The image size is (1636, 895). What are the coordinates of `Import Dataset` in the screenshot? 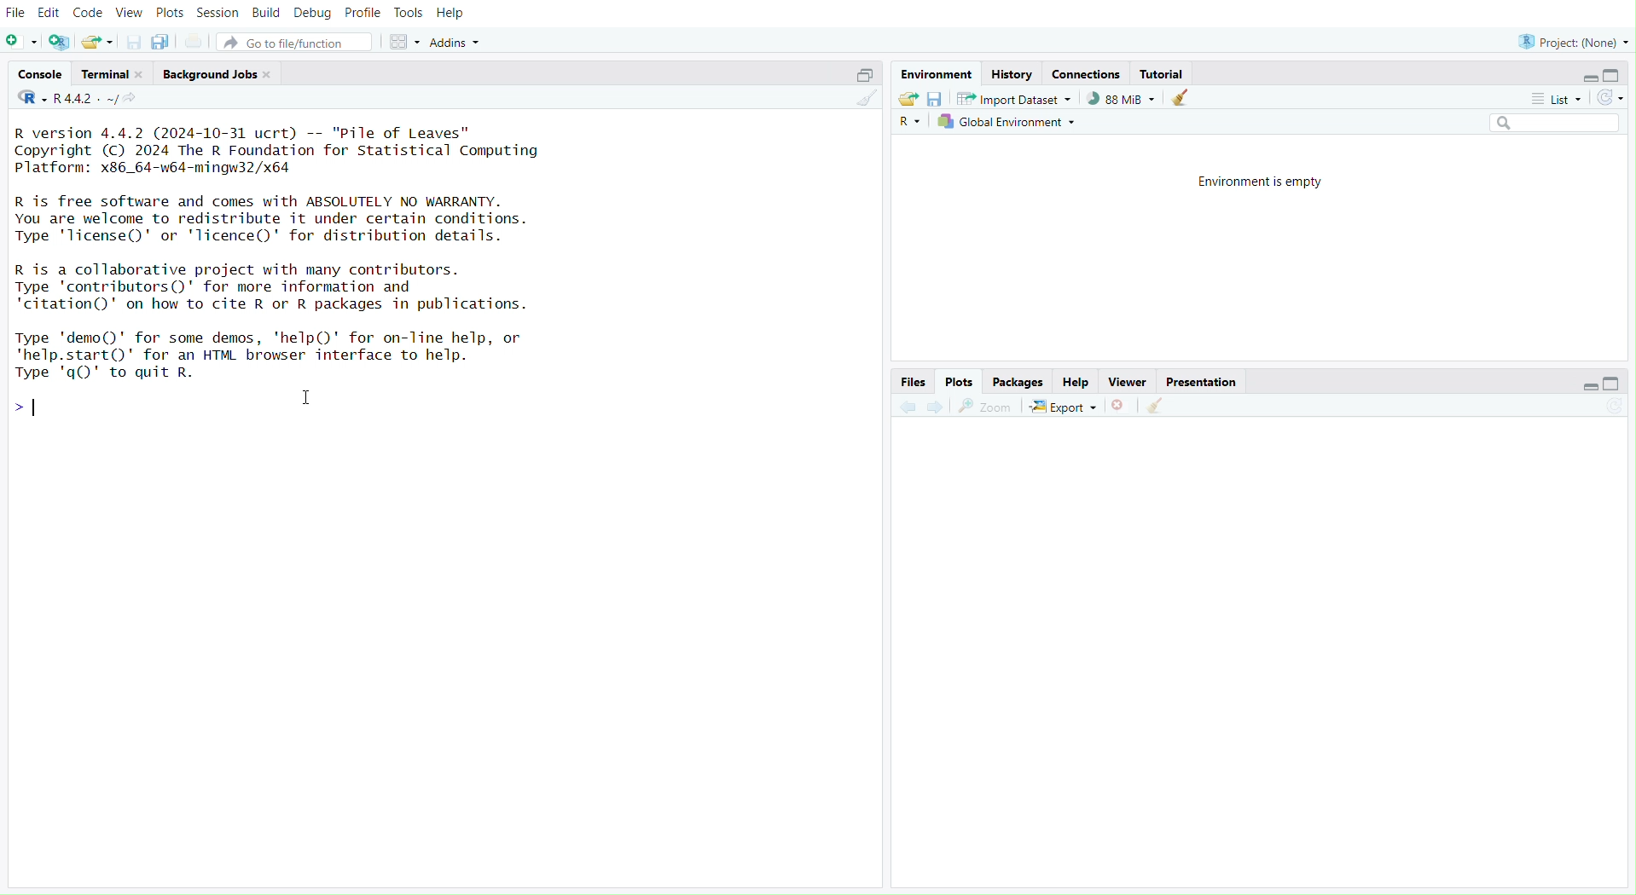 It's located at (1012, 97).